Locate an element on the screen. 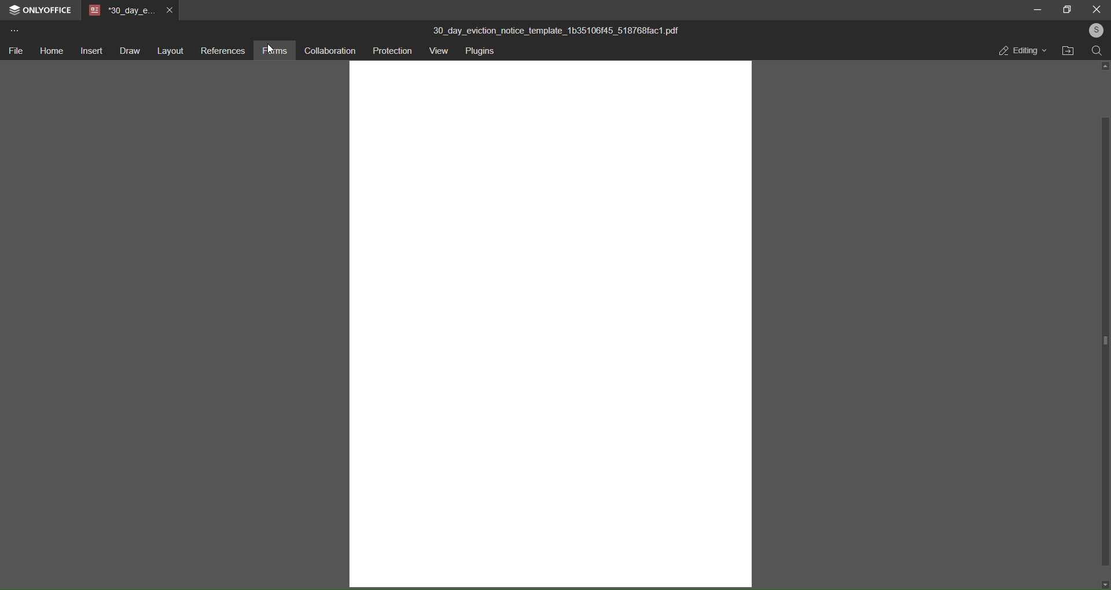  tab name is located at coordinates (120, 10).